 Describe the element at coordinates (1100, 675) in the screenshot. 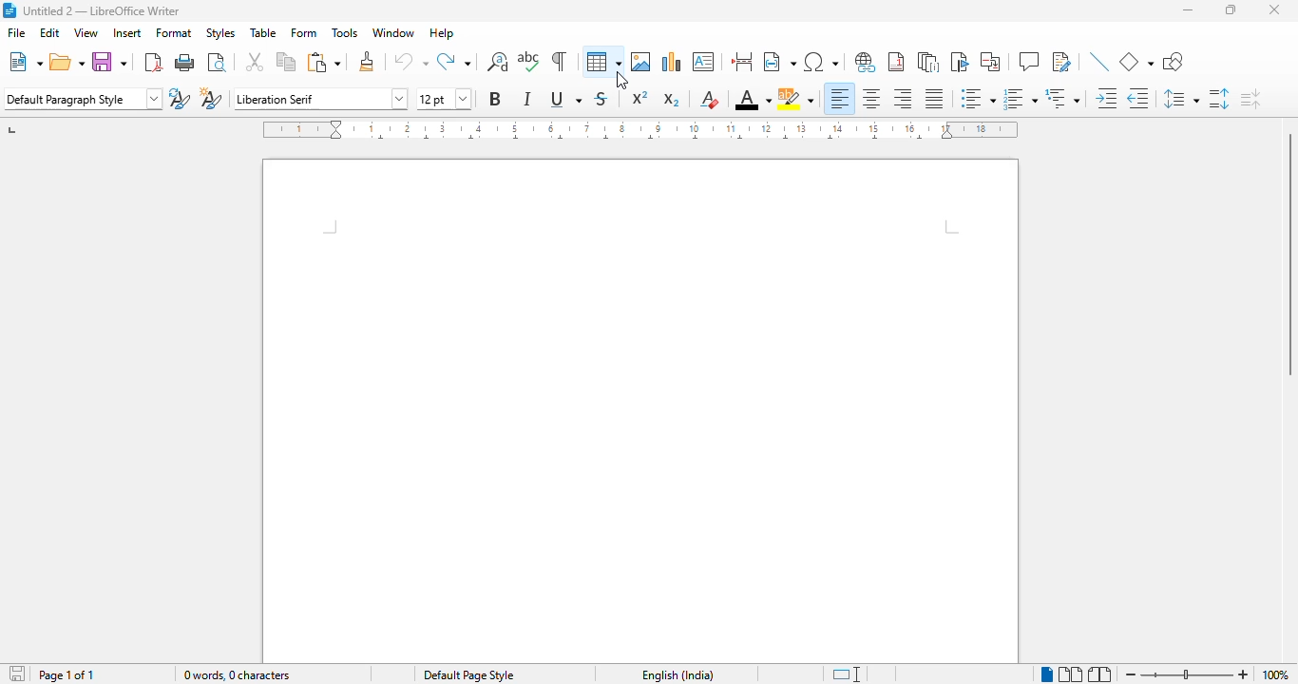

I see `book view` at that location.